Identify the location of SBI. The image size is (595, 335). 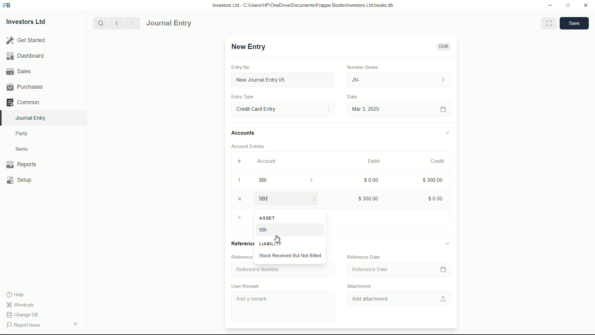
(288, 199).